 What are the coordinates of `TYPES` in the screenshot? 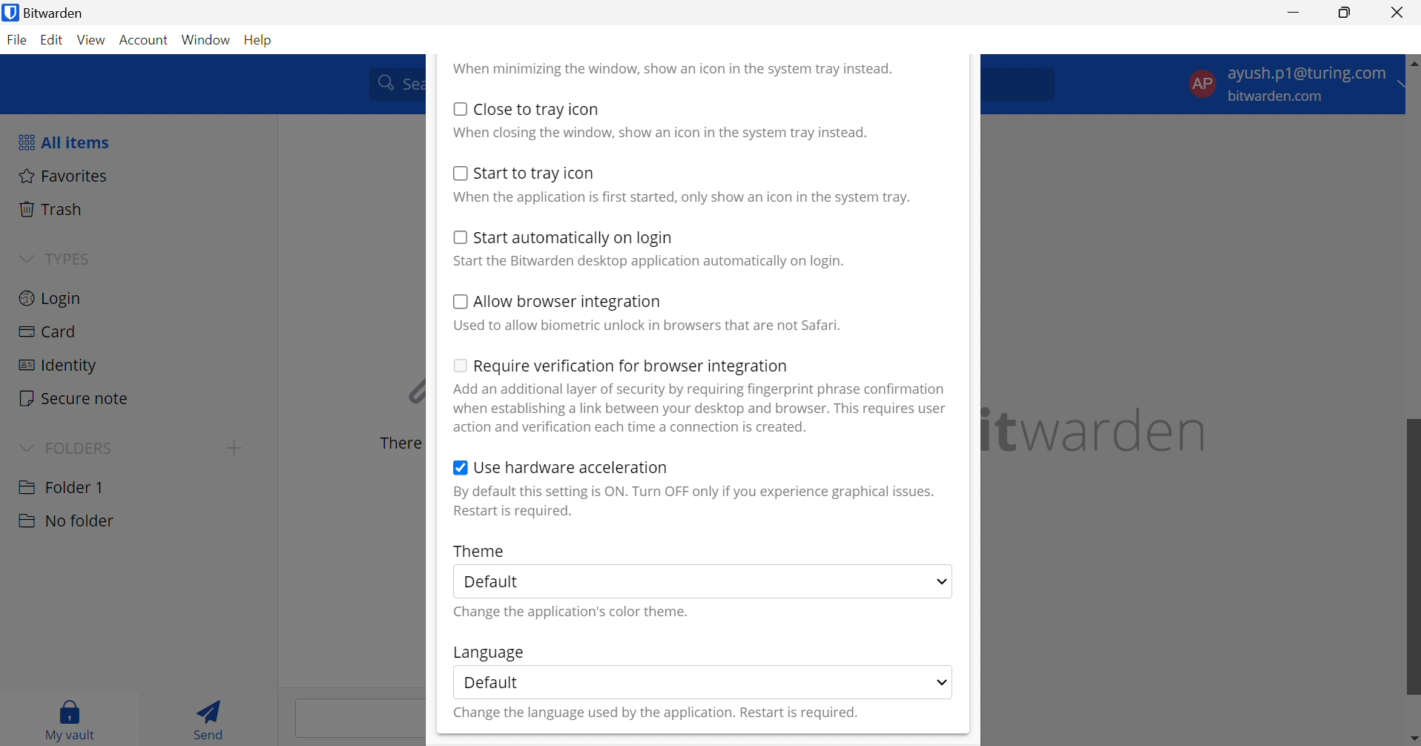 It's located at (65, 259).